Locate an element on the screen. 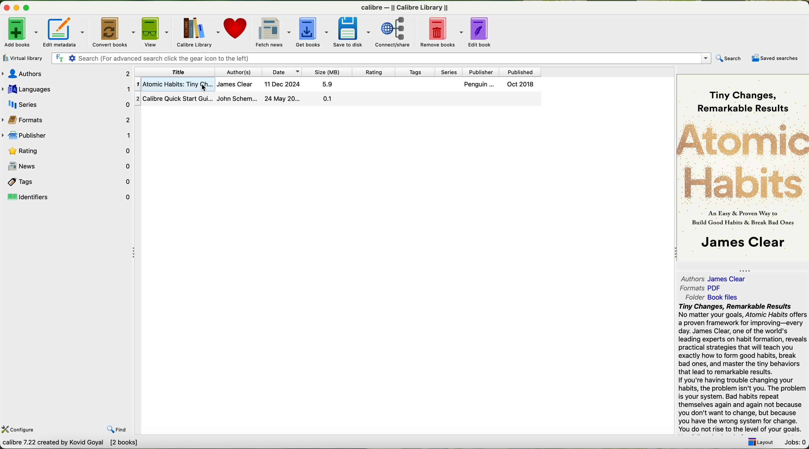  close program is located at coordinates (6, 8).